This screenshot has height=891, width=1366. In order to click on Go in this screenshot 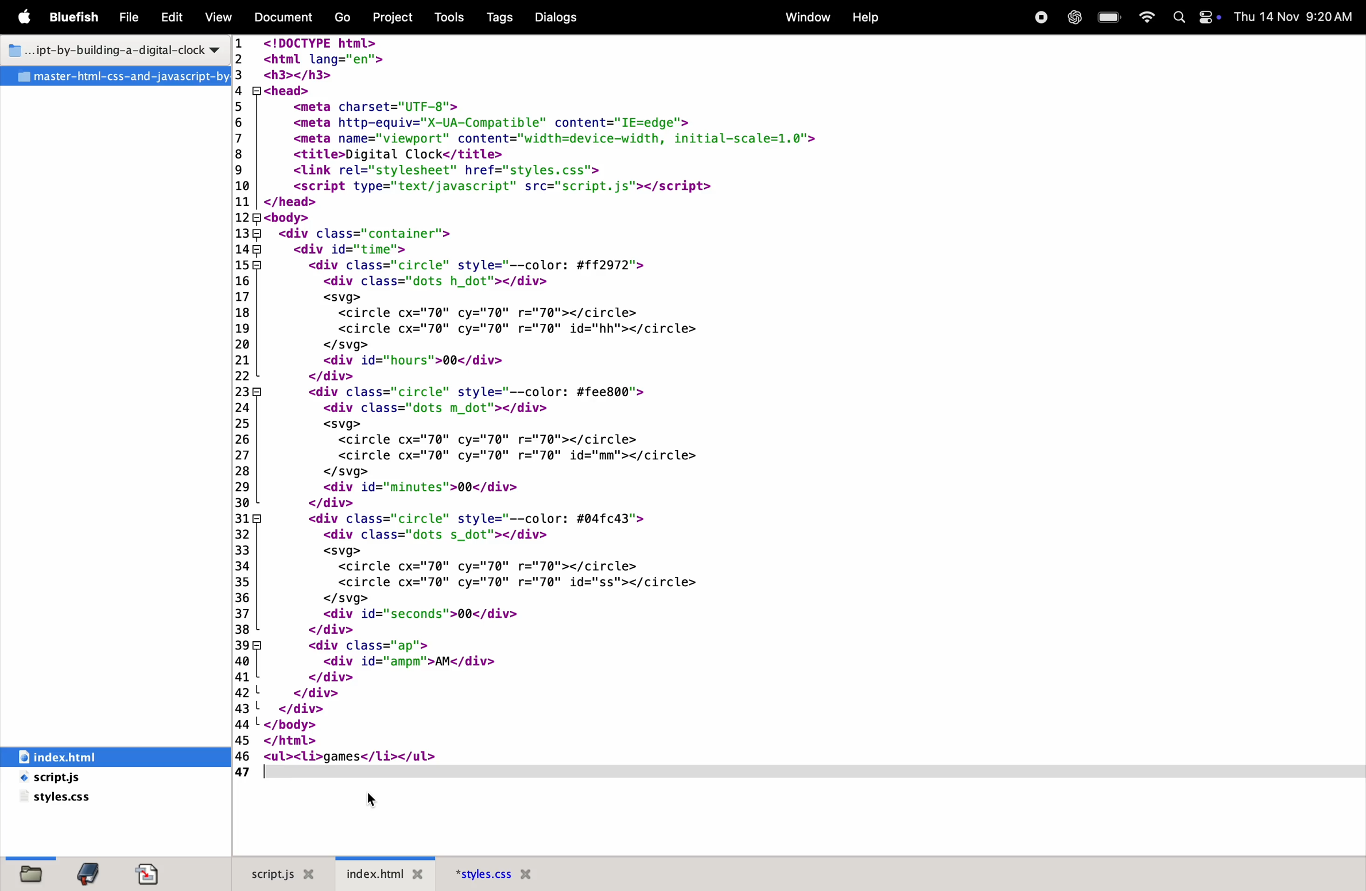, I will do `click(344, 18)`.